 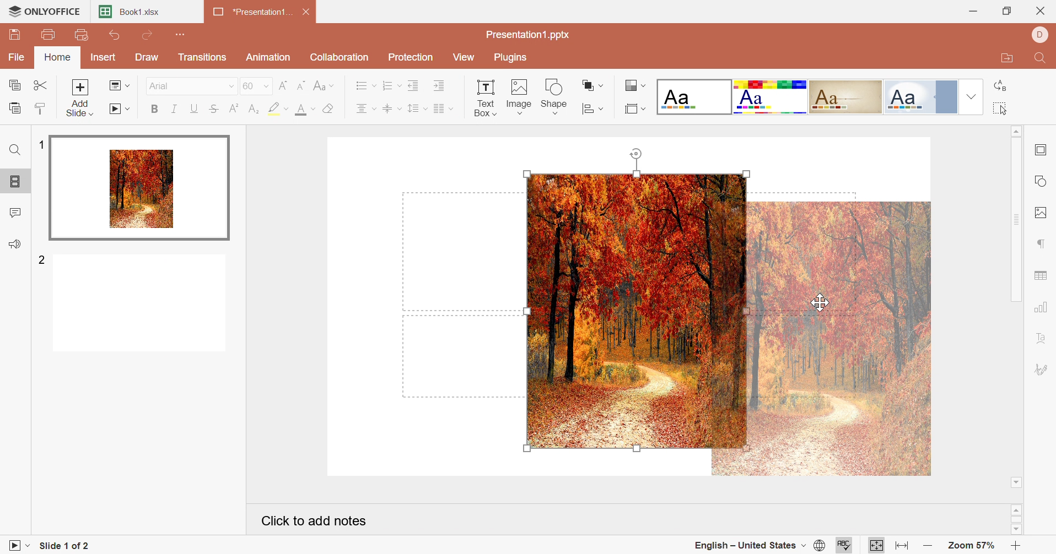 What do you see at coordinates (115, 36) in the screenshot?
I see `Undo` at bounding box center [115, 36].